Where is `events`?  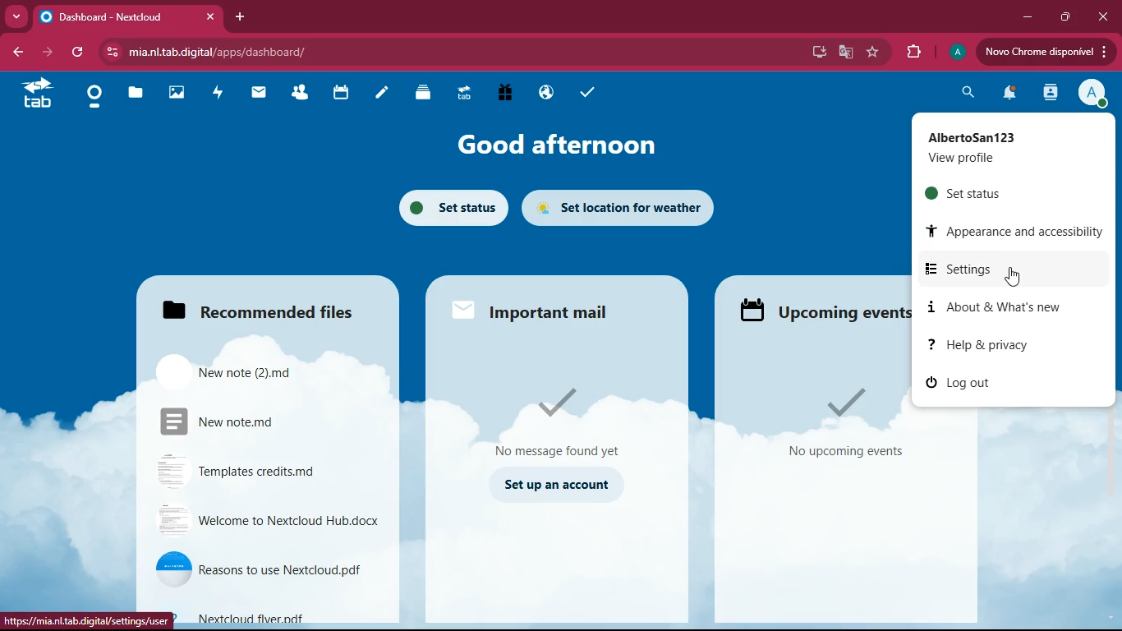 events is located at coordinates (846, 425).